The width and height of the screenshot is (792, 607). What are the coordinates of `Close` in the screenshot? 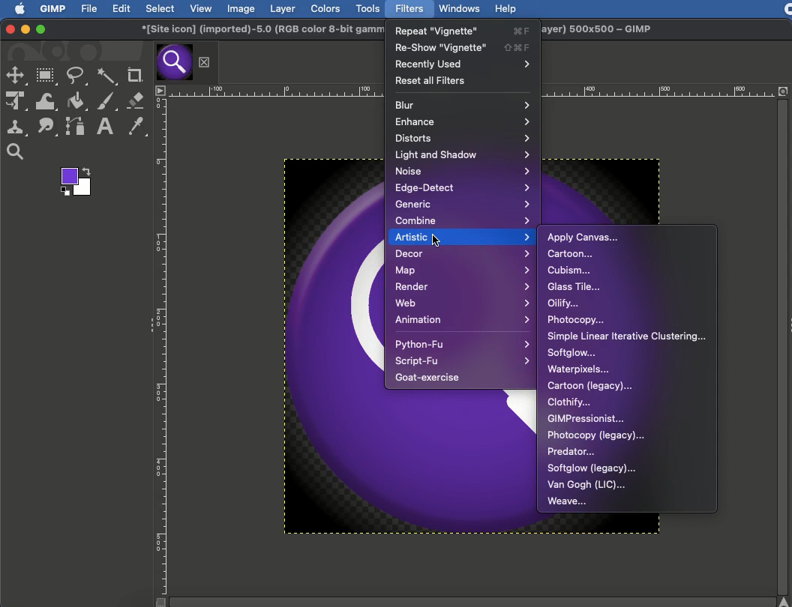 It's located at (204, 61).